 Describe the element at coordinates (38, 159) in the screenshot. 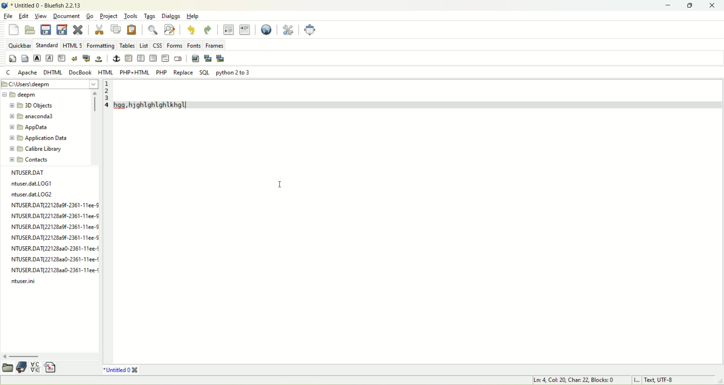

I see `folder name` at that location.